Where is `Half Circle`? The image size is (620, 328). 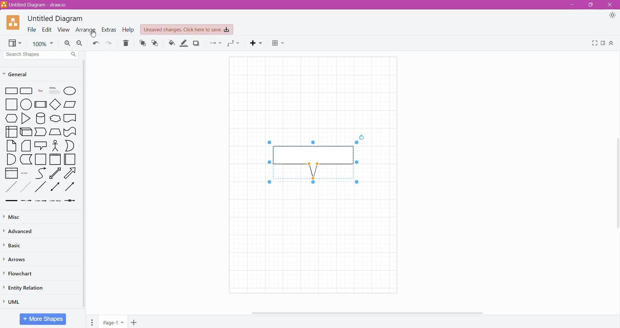 Half Circle is located at coordinates (70, 146).